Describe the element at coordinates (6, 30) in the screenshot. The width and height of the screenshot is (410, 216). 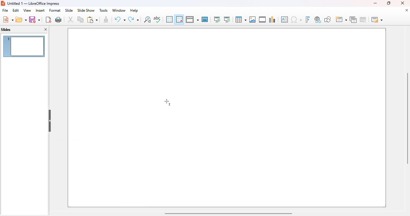
I see `slides` at that location.